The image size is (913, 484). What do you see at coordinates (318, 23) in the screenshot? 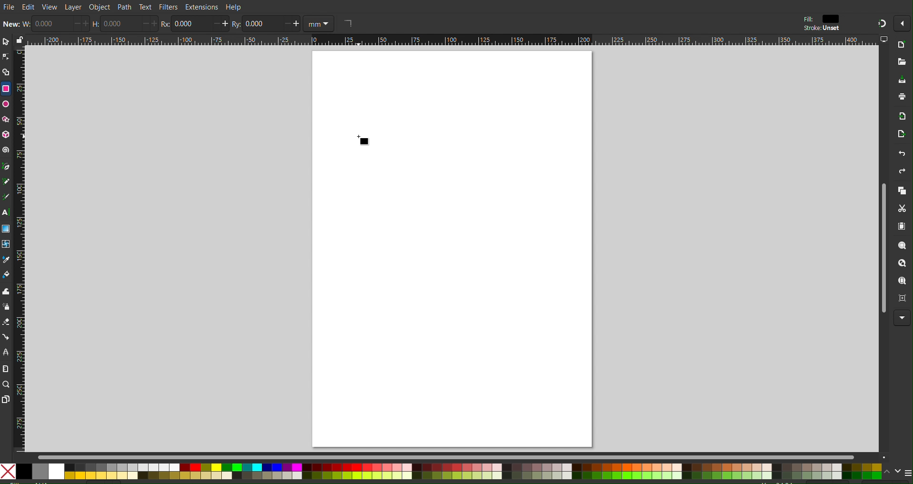
I see `Units` at bounding box center [318, 23].